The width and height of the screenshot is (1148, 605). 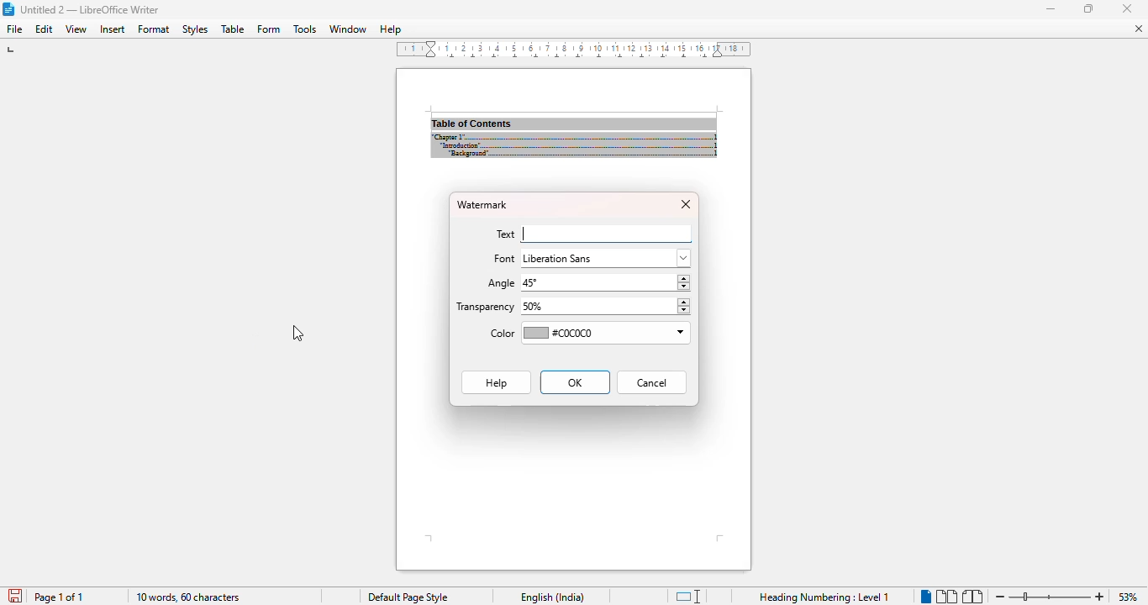 What do you see at coordinates (972, 597) in the screenshot?
I see `book view` at bounding box center [972, 597].